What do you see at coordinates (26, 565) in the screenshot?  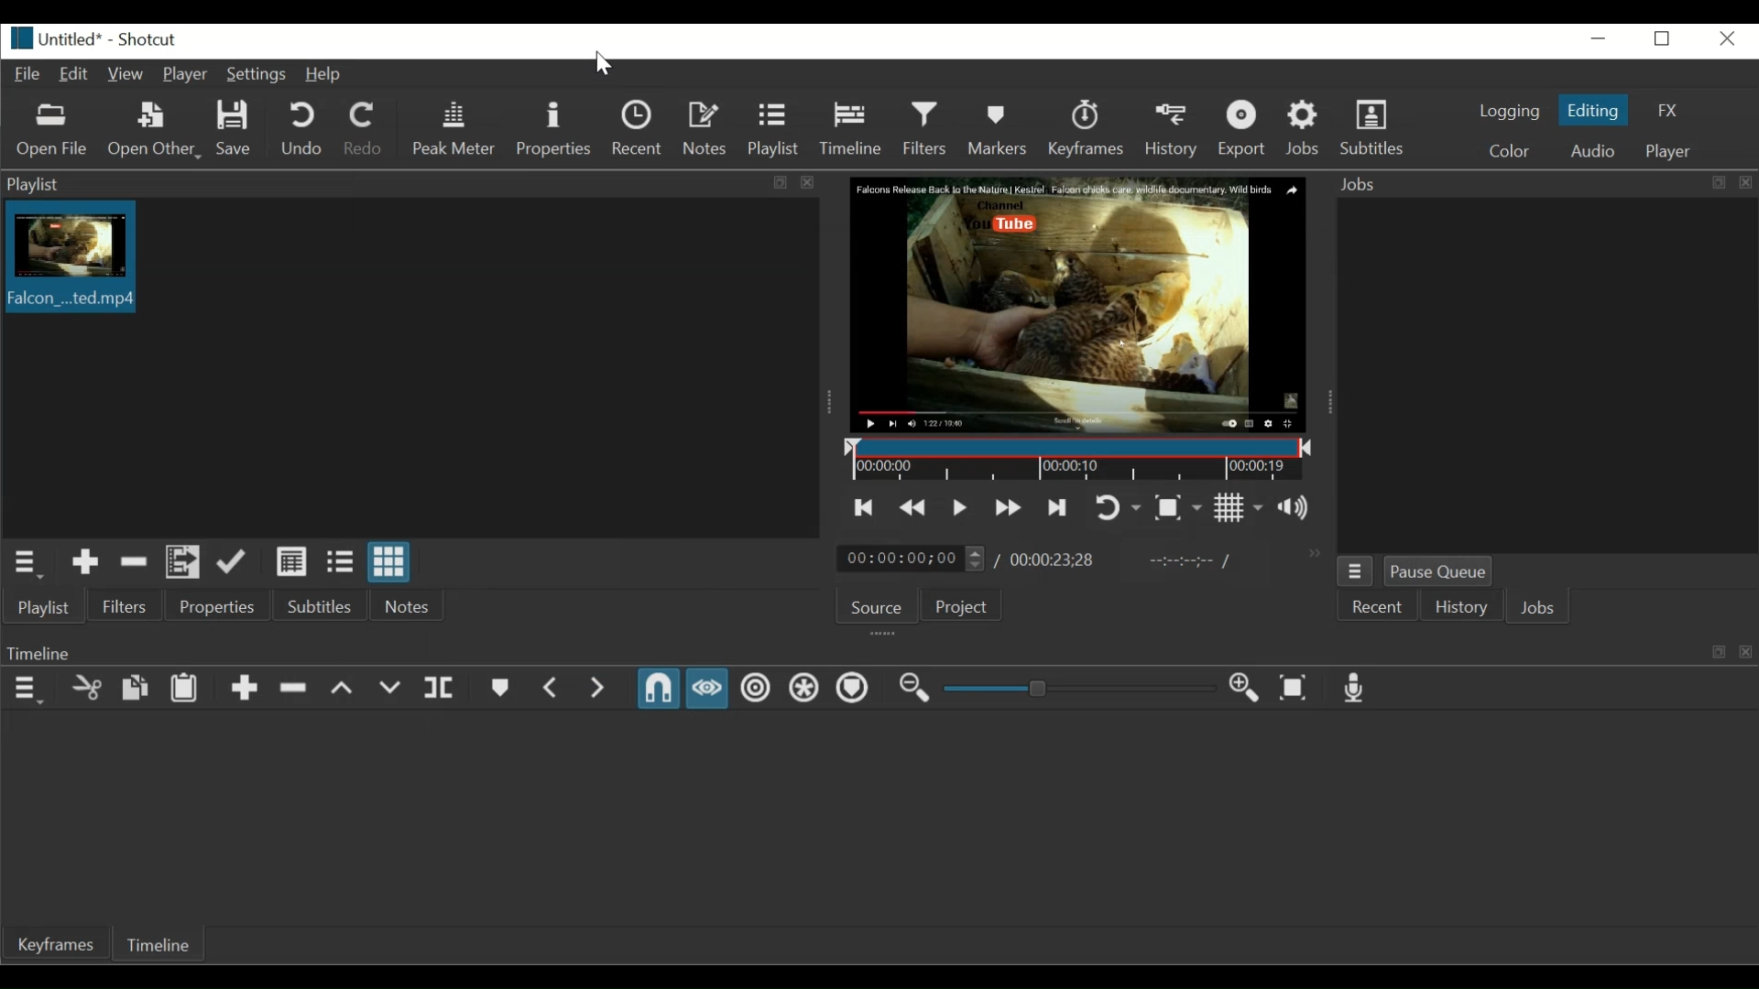 I see `Playlist menu` at bounding box center [26, 565].